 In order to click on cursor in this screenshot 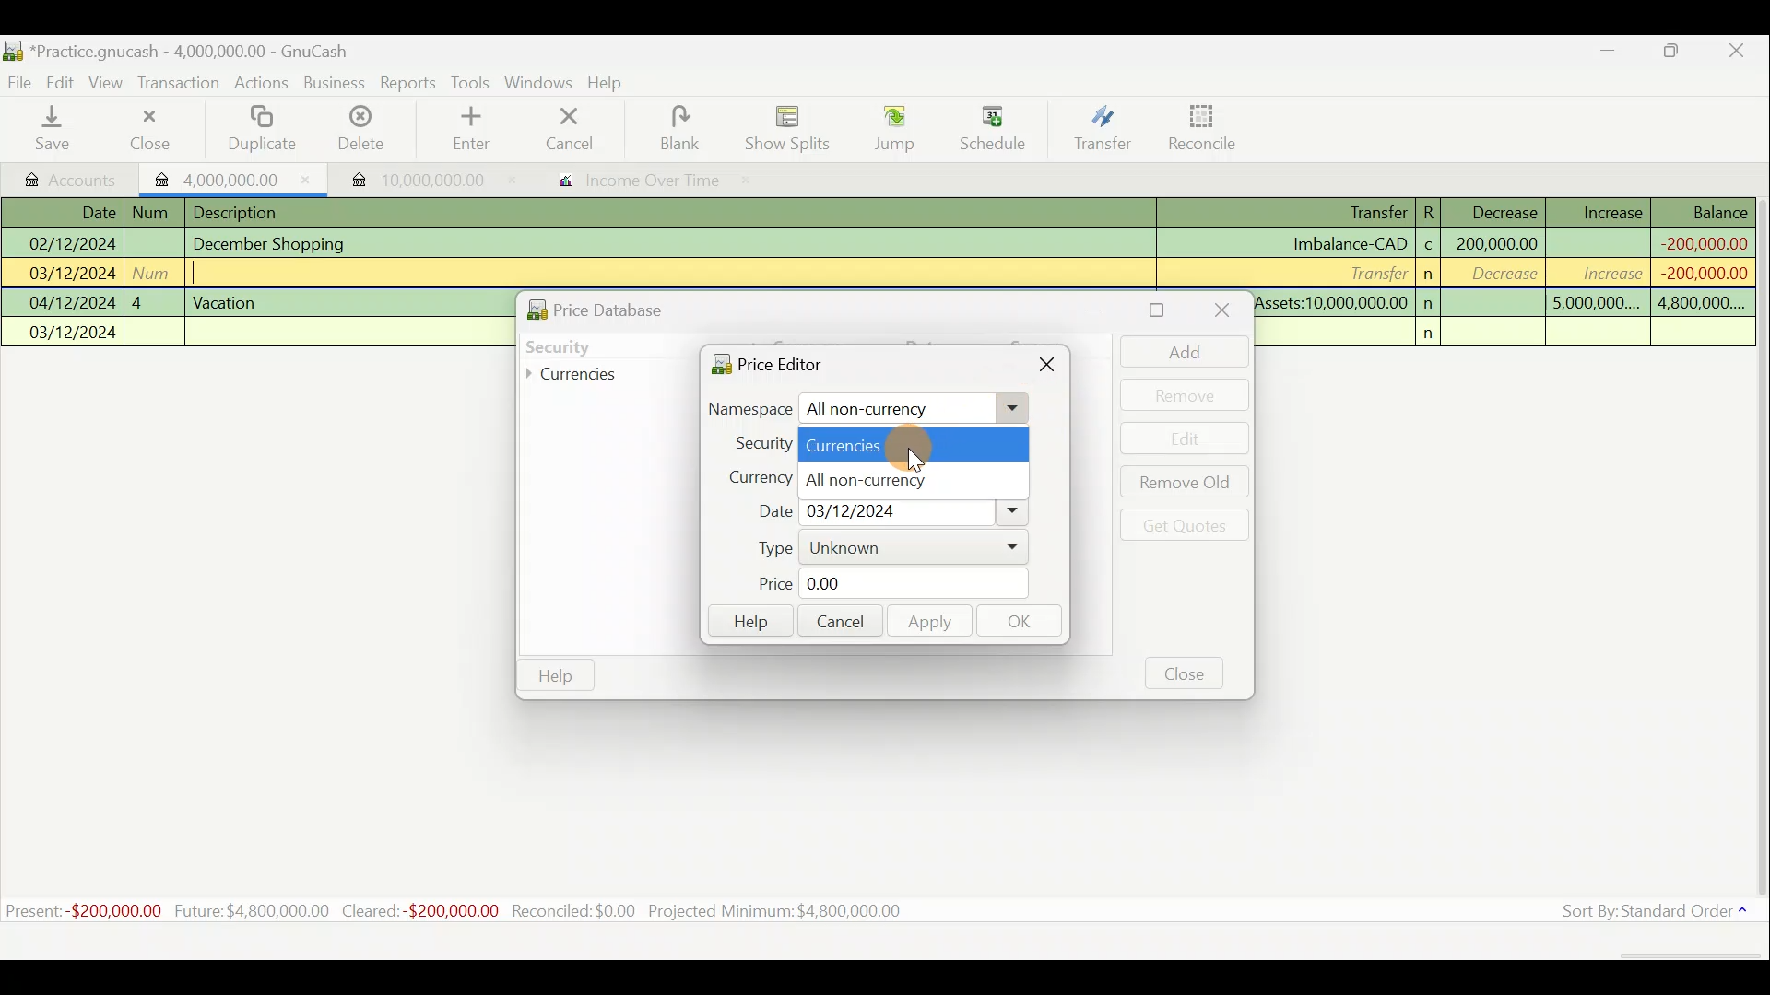, I will do `click(919, 463)`.